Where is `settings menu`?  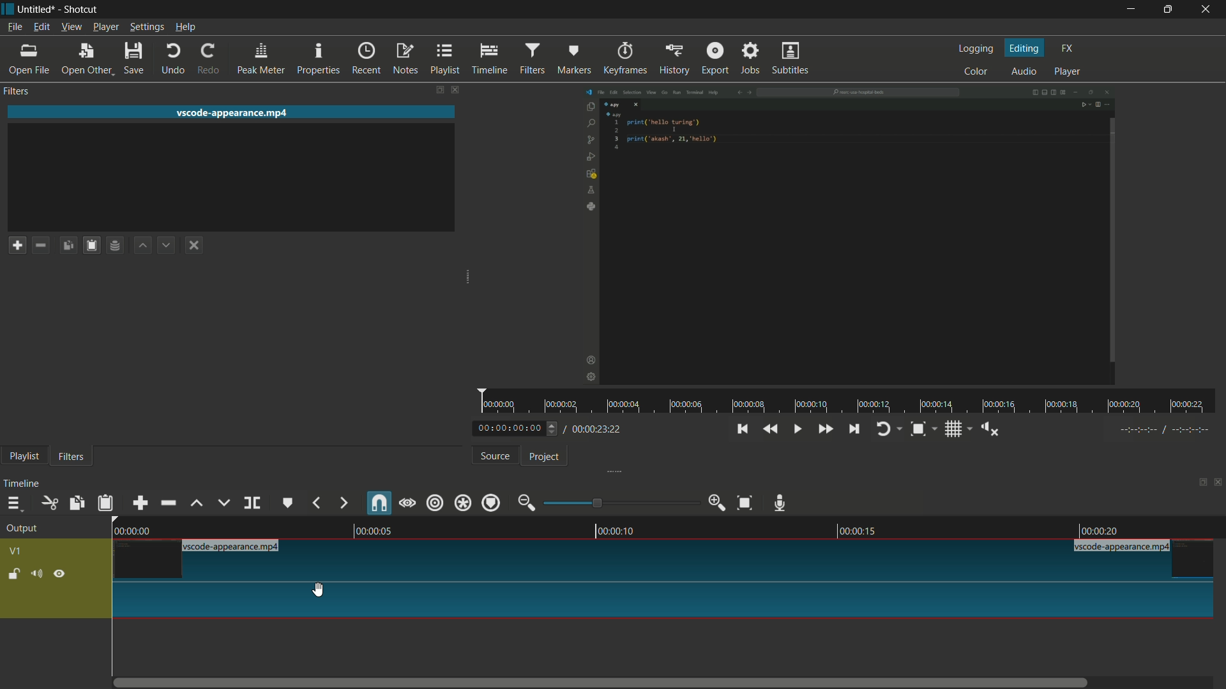
settings menu is located at coordinates (146, 27).